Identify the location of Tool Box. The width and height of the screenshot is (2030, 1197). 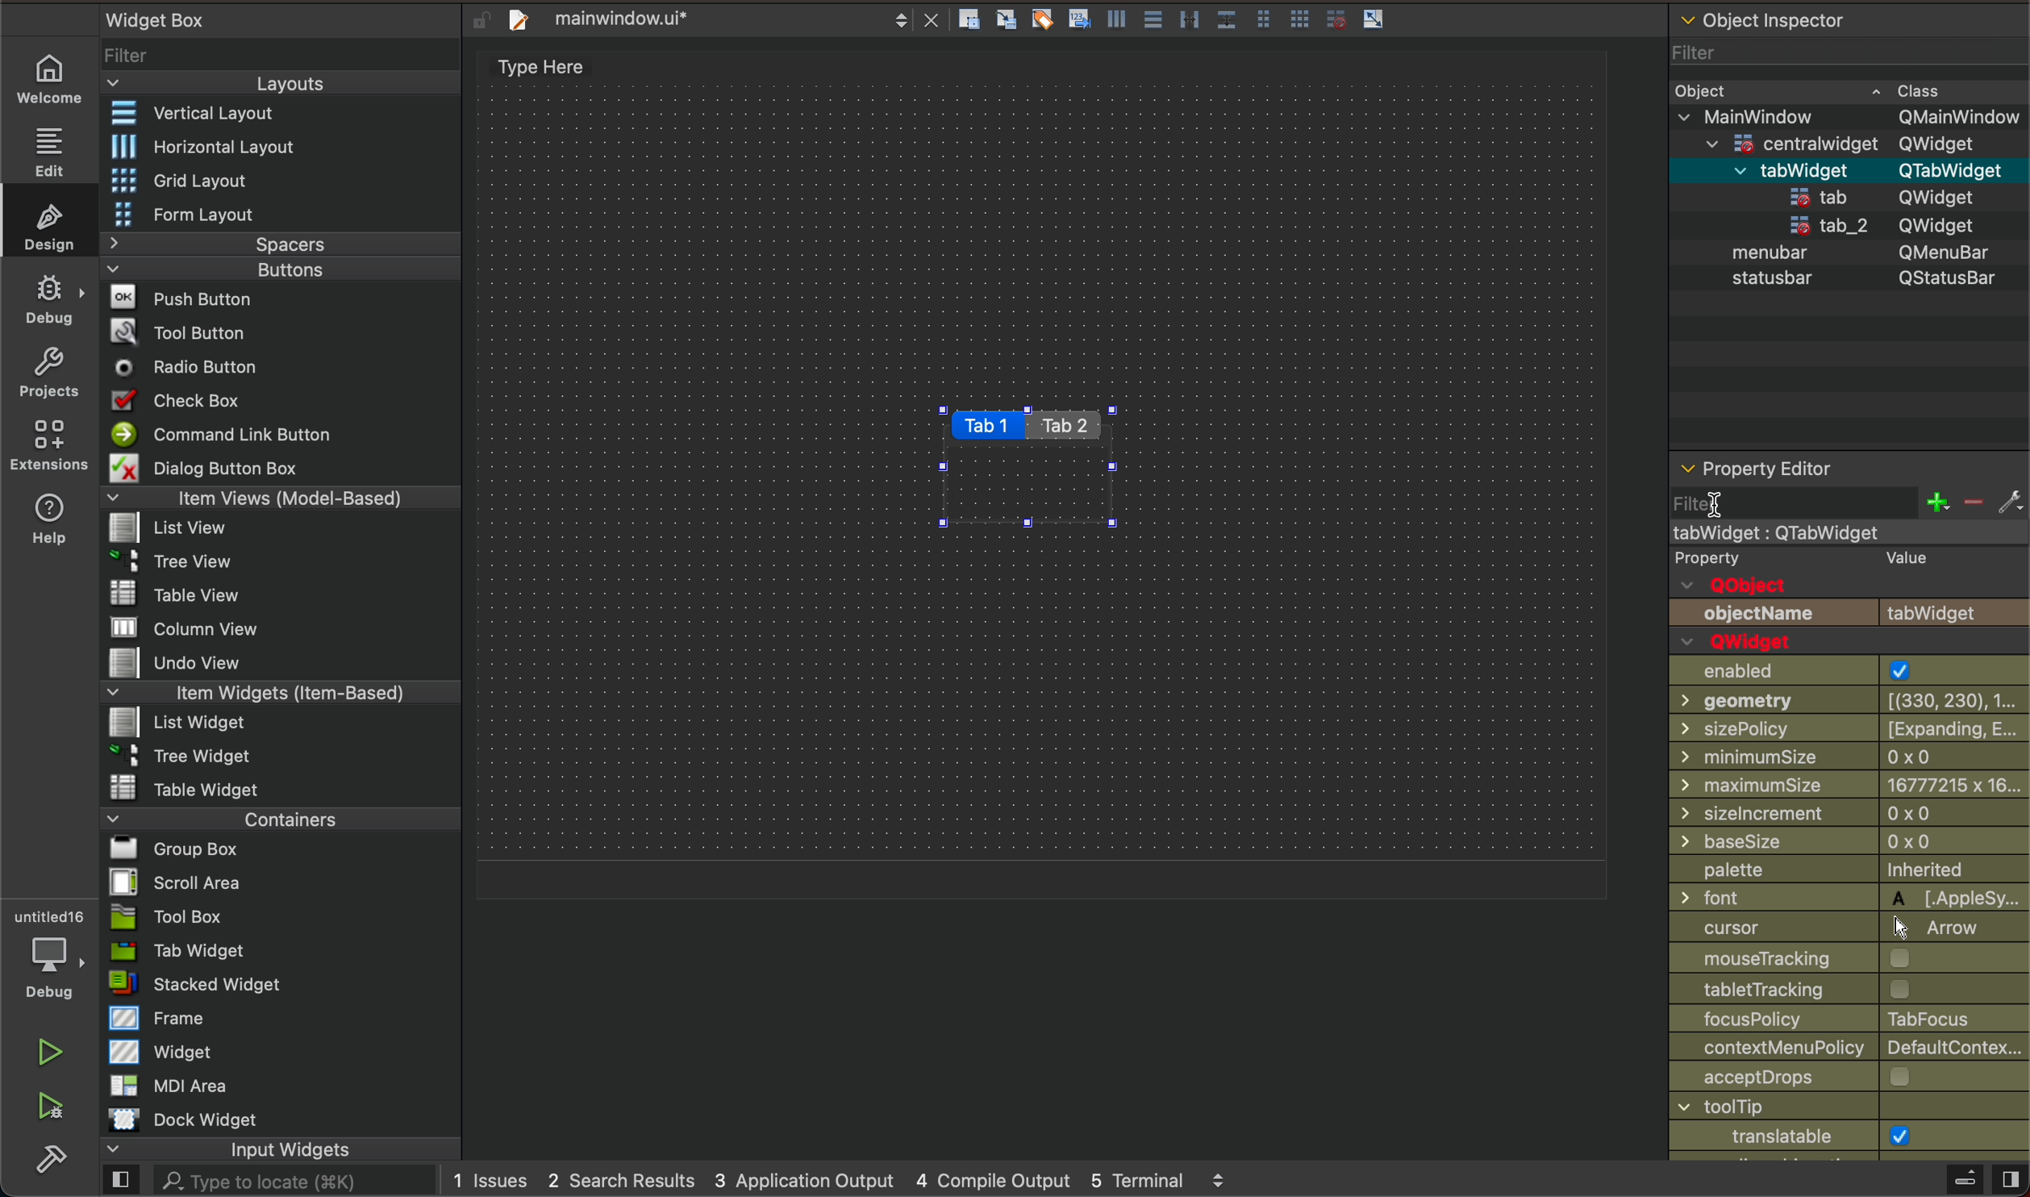
(191, 920).